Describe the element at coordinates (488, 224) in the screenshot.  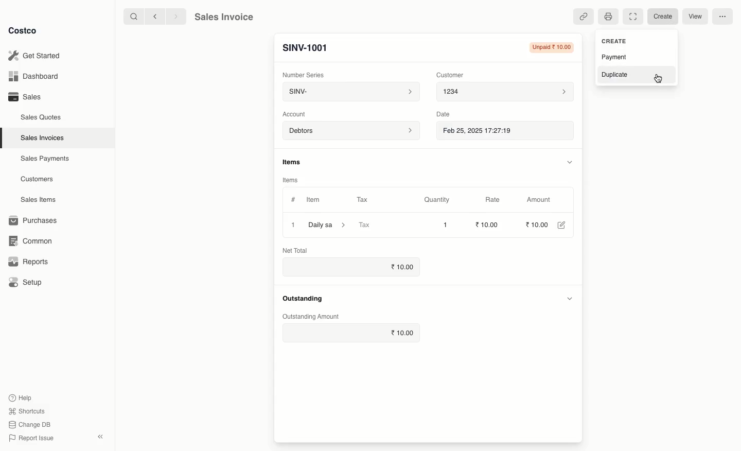
I see `10.00` at that location.